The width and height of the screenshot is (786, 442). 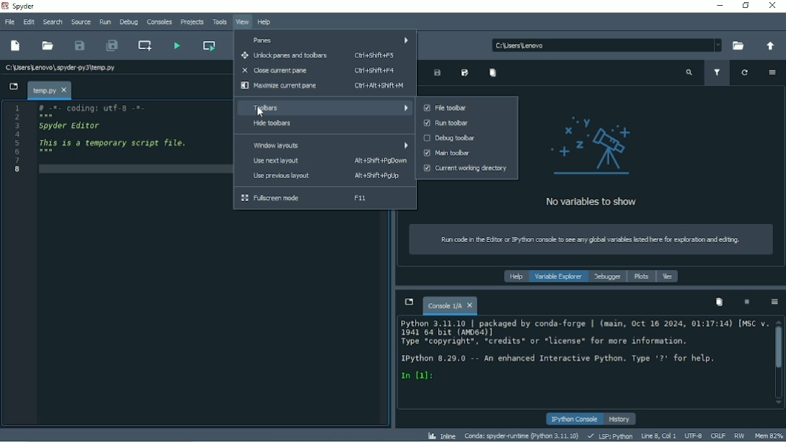 I want to click on Instruction, so click(x=586, y=240).